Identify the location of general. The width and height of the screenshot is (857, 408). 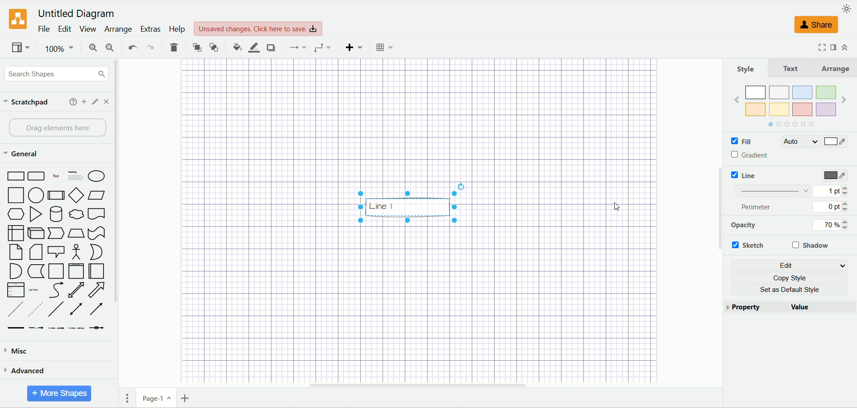
(22, 153).